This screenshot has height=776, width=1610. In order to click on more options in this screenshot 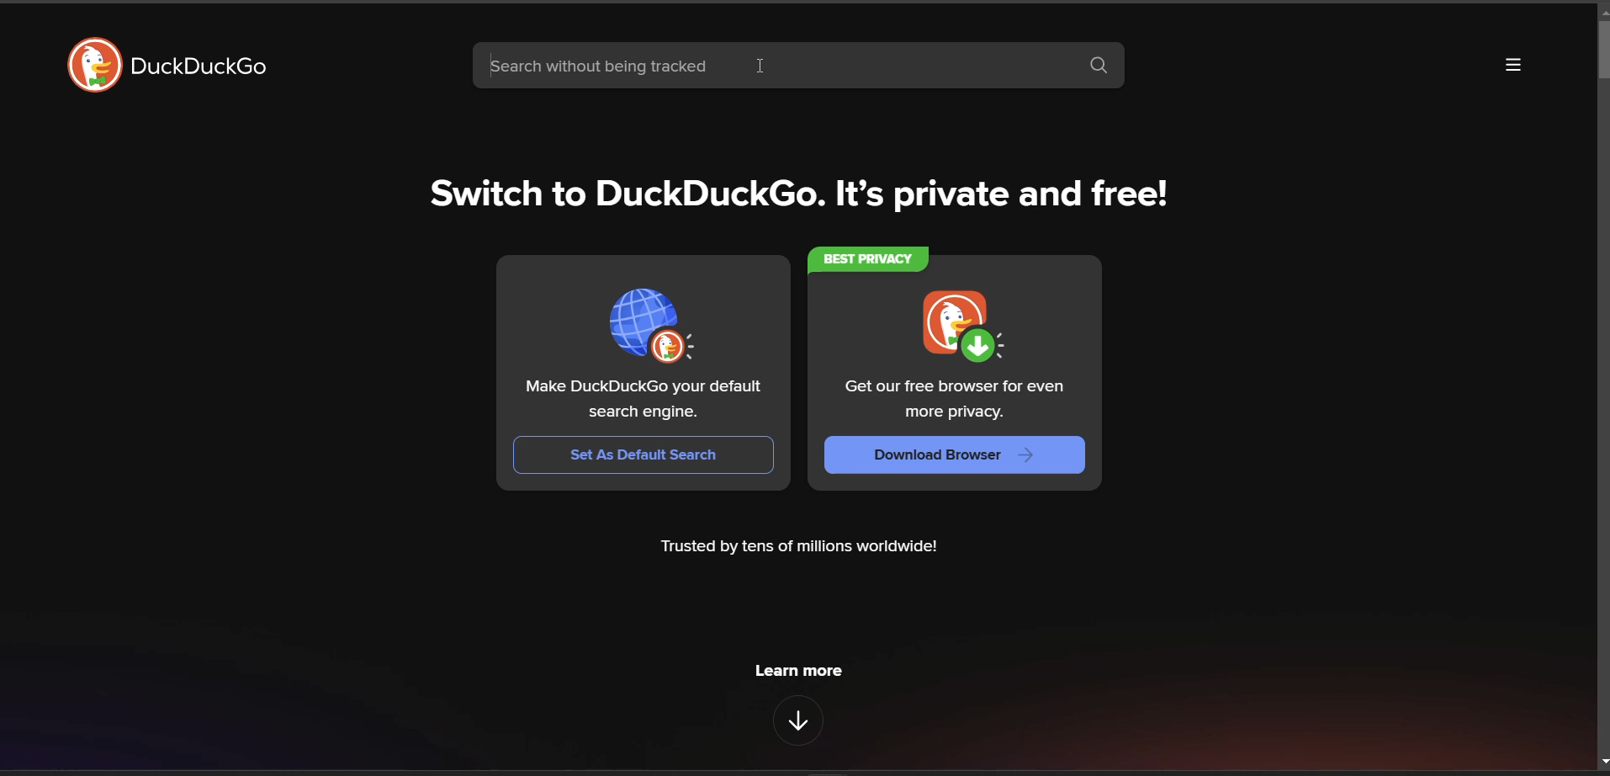, I will do `click(1511, 69)`.